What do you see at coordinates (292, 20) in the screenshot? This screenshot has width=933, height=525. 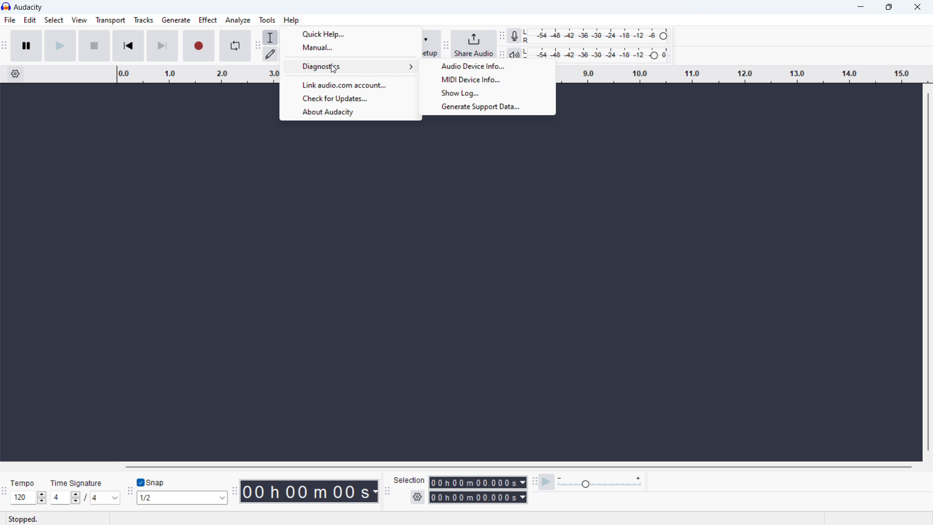 I see `Cursor on help` at bounding box center [292, 20].